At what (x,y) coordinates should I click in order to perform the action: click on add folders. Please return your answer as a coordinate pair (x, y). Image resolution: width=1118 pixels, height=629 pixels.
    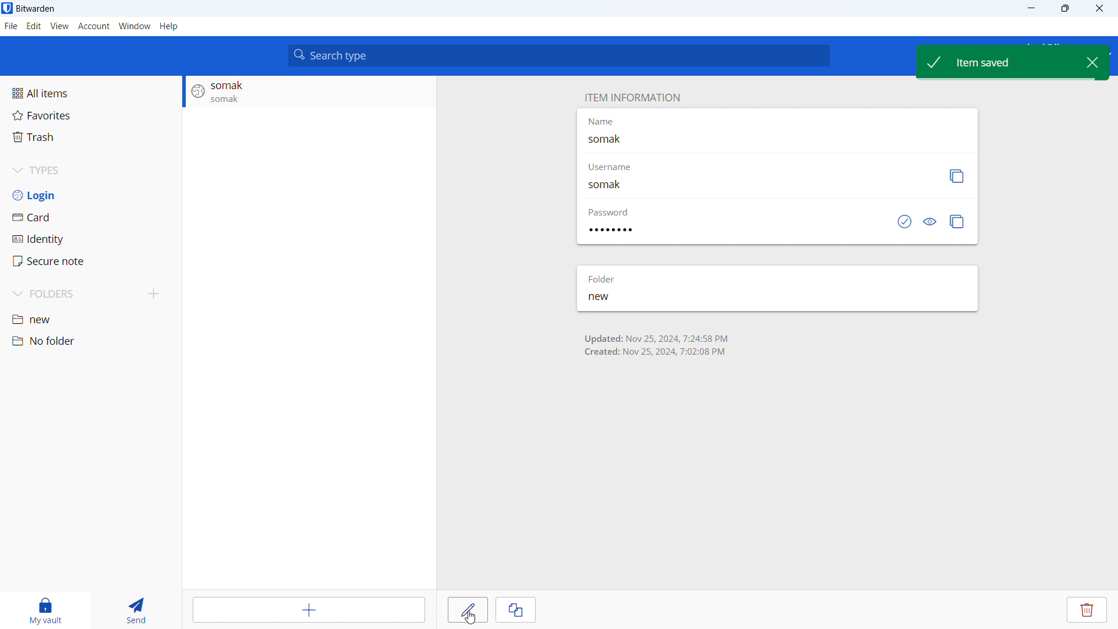
    Looking at the image, I should click on (154, 294).